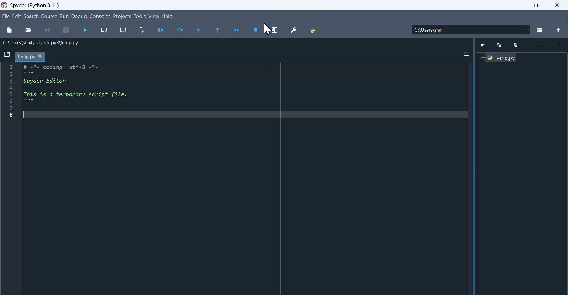 This screenshot has width=568, height=295. What do you see at coordinates (47, 31) in the screenshot?
I see `save` at bounding box center [47, 31].